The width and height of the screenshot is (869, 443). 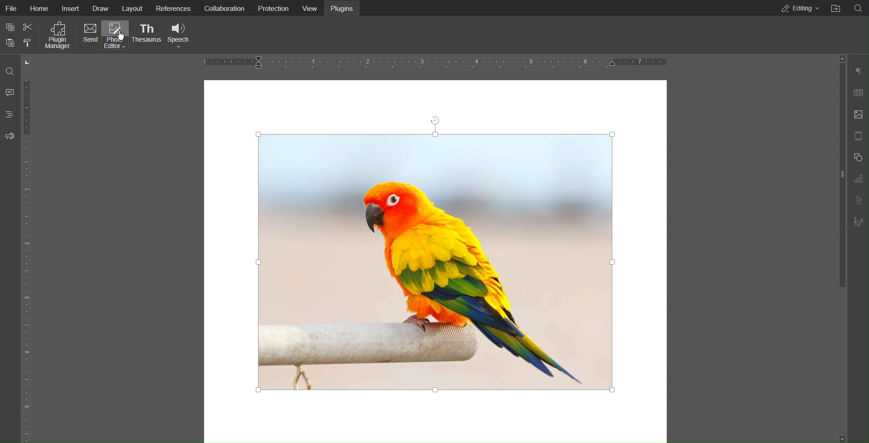 What do you see at coordinates (29, 25) in the screenshot?
I see `Cut` at bounding box center [29, 25].